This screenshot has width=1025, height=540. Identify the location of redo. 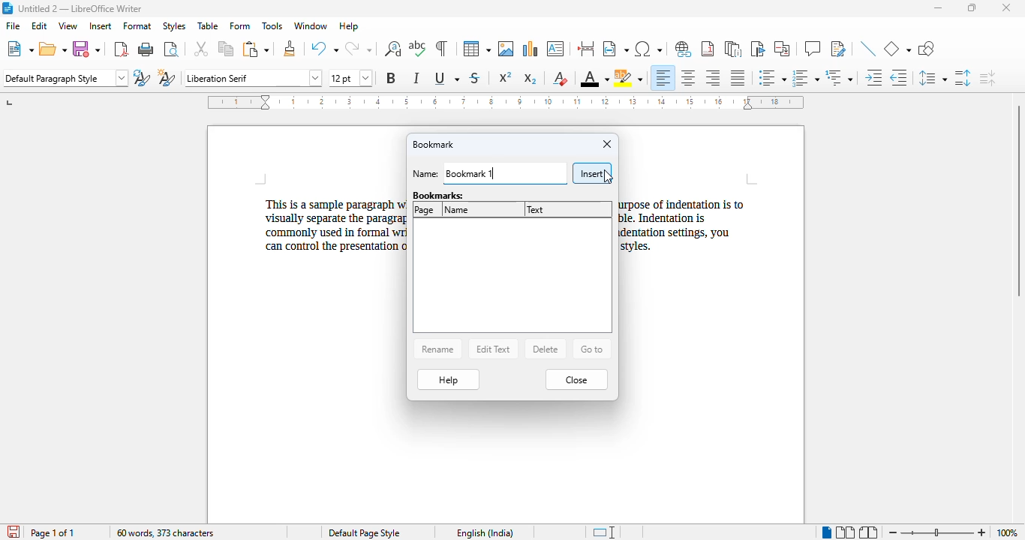
(358, 48).